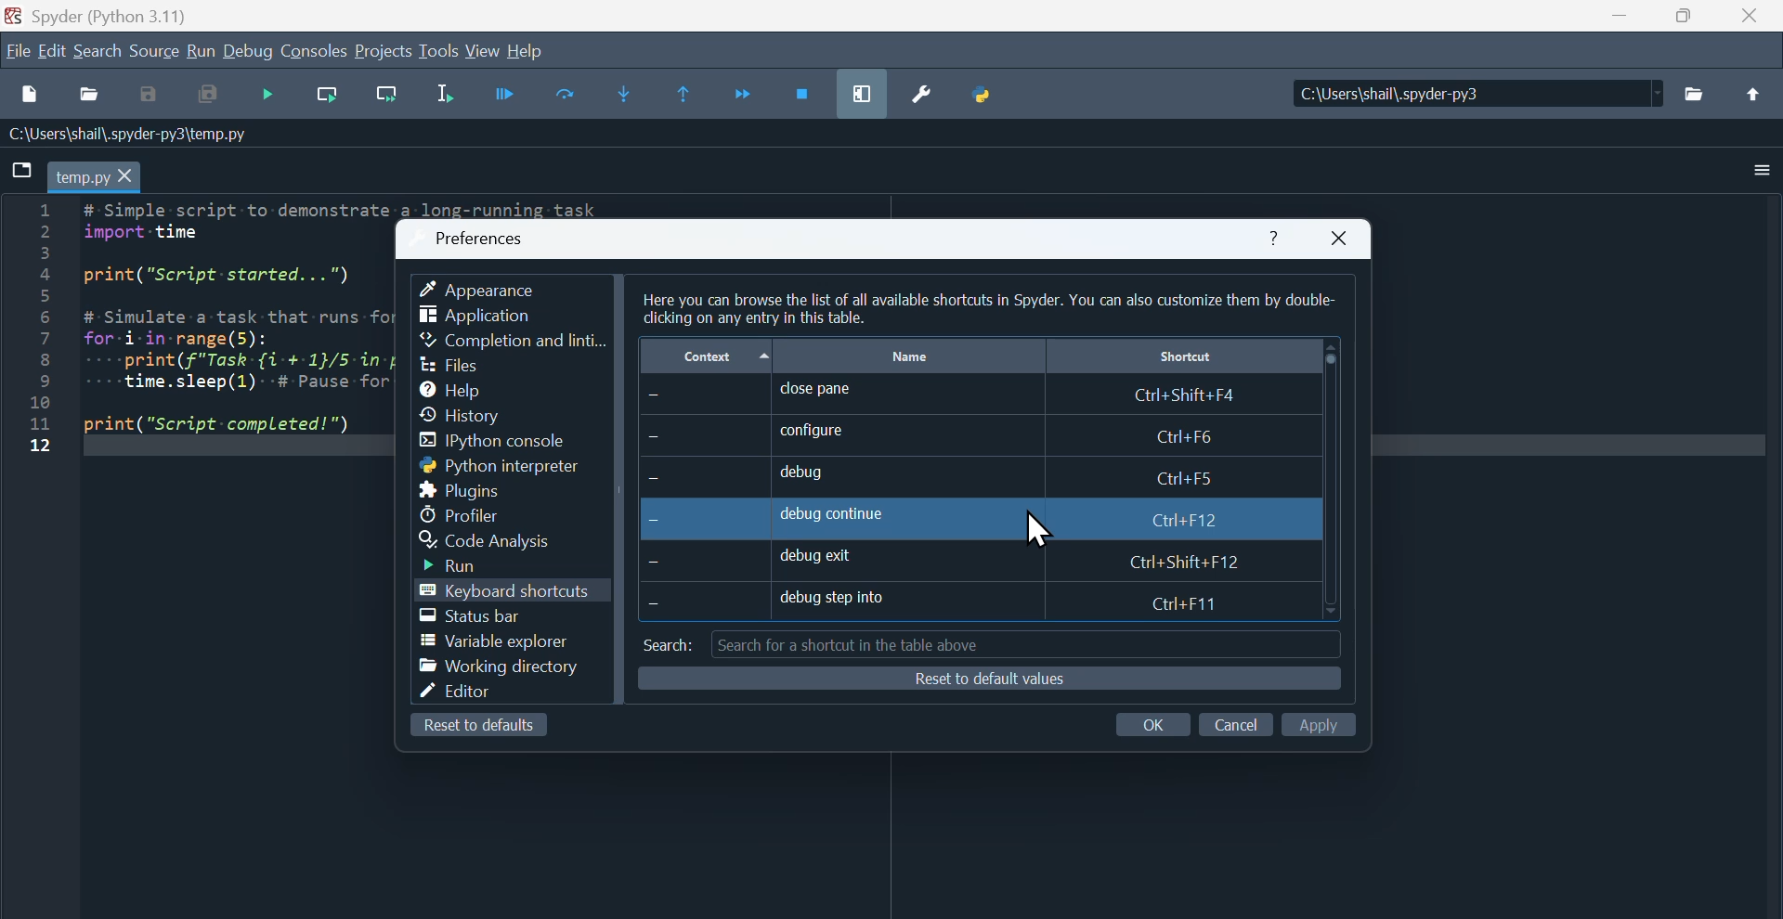 This screenshot has width=1783, height=919. Describe the element at coordinates (16, 50) in the screenshot. I see `File` at that location.